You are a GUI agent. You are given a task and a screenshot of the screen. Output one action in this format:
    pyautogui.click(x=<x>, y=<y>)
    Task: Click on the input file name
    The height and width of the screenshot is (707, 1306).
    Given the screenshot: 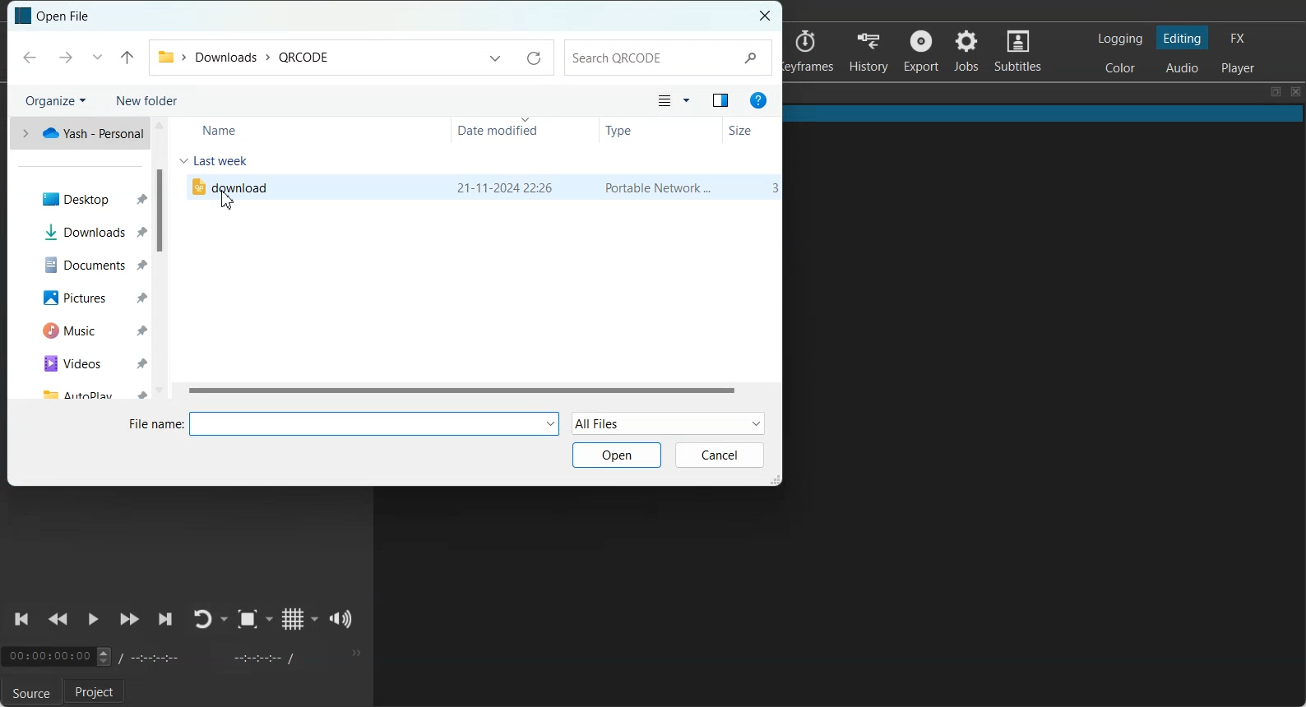 What is the action you would take?
    pyautogui.click(x=378, y=424)
    